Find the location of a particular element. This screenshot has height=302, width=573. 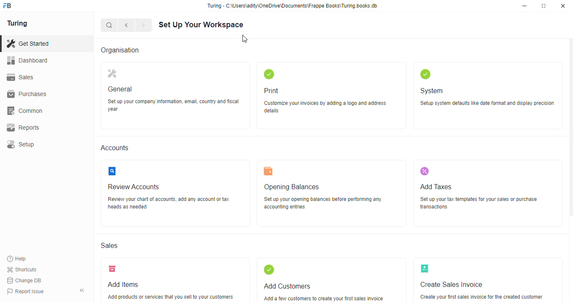

search  is located at coordinates (109, 25).